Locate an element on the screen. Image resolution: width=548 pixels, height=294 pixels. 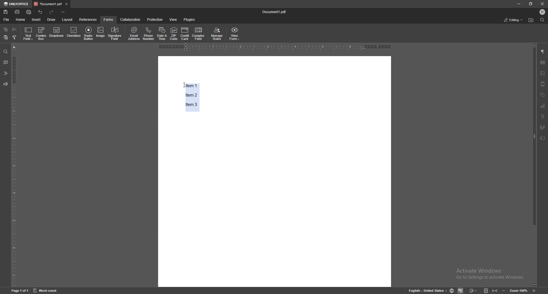
save is located at coordinates (6, 12).